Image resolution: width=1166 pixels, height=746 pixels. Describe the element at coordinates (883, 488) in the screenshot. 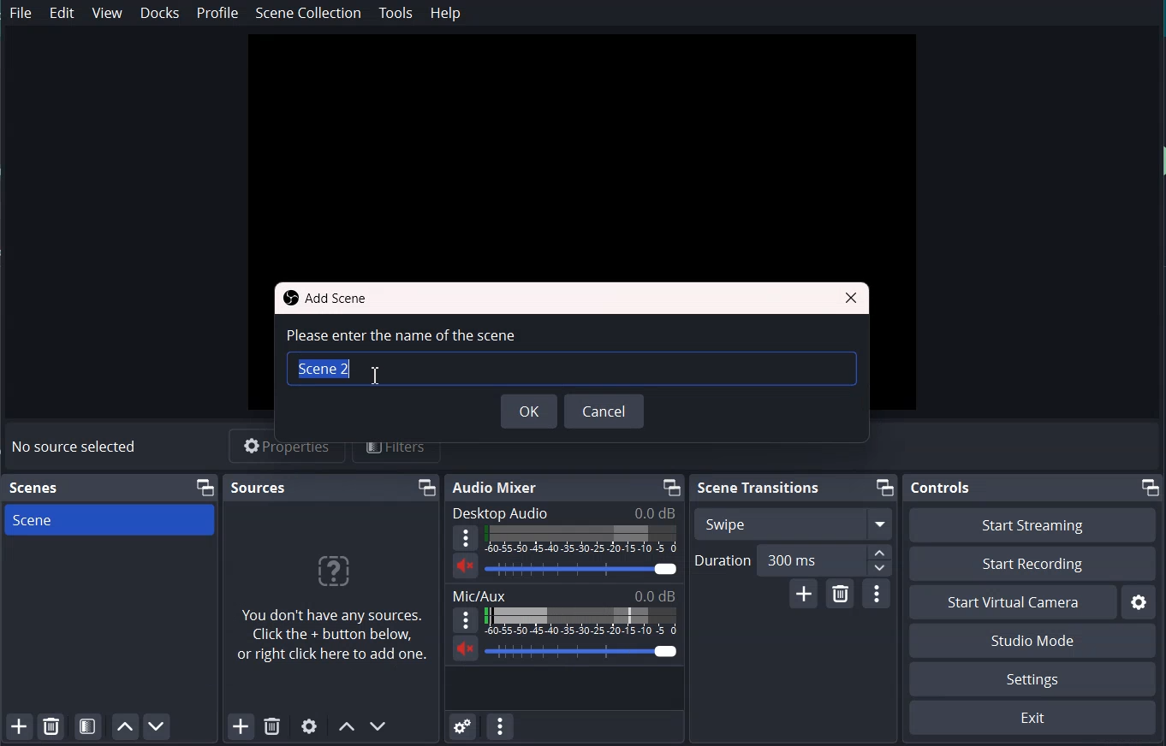

I see `Maximize` at that location.